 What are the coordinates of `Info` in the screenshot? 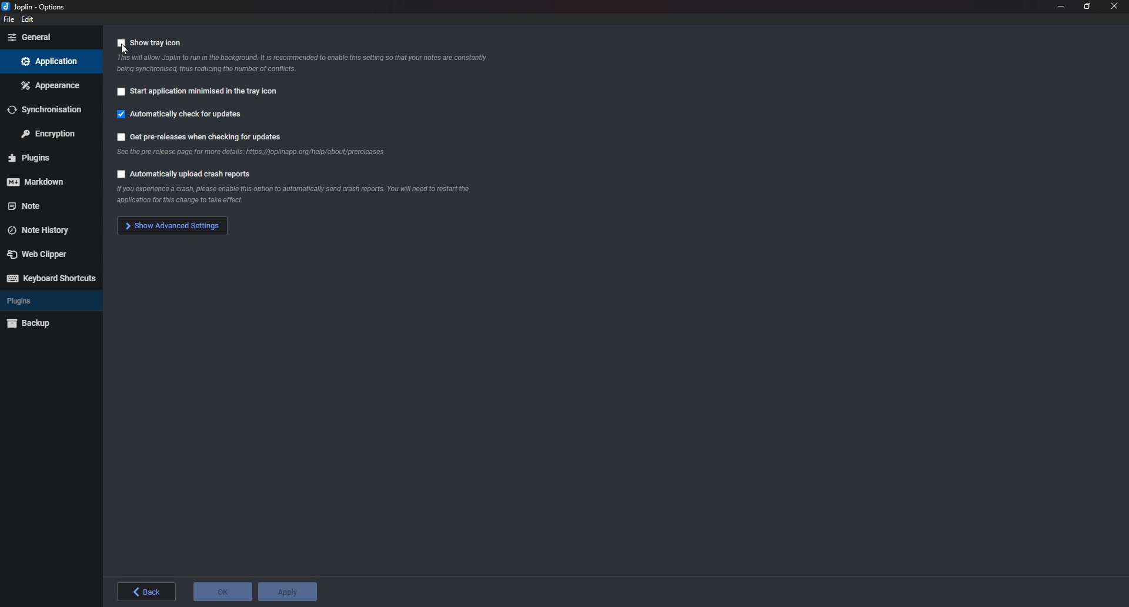 It's located at (250, 155).